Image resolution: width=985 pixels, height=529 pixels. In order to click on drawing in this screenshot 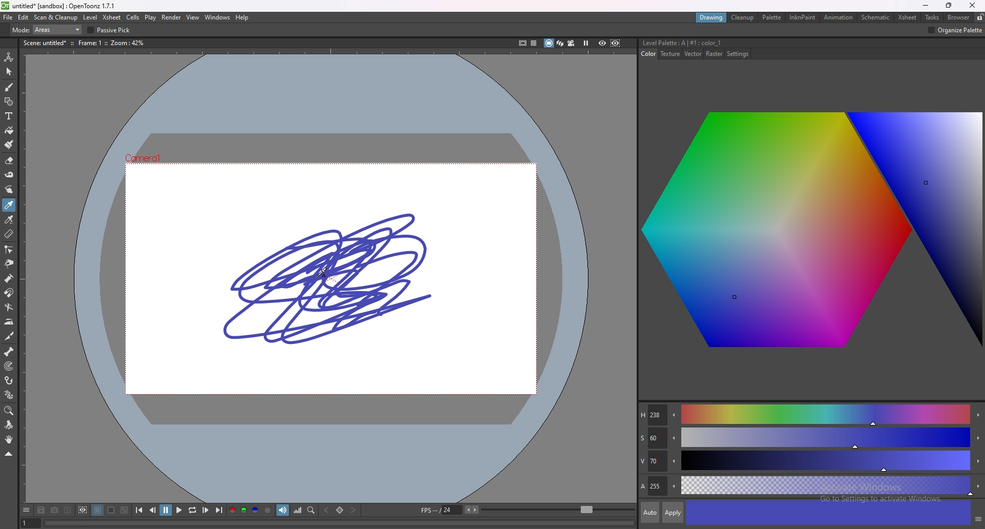, I will do `click(712, 18)`.